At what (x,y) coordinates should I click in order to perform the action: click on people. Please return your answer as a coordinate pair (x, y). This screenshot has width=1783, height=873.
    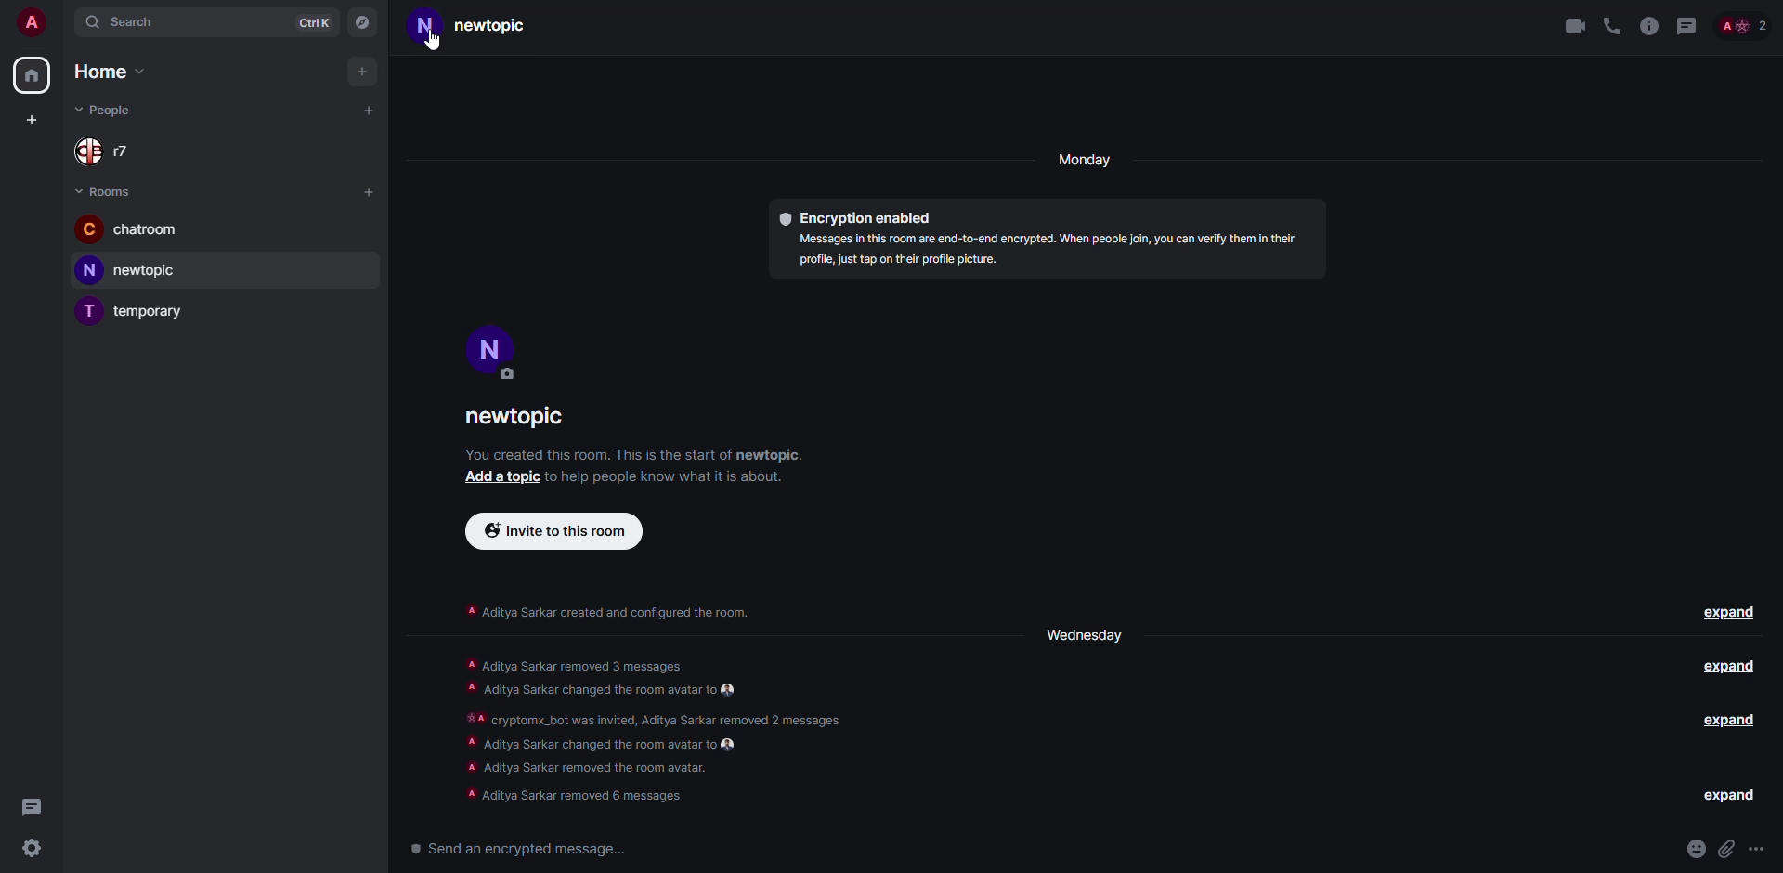
    Looking at the image, I should click on (112, 153).